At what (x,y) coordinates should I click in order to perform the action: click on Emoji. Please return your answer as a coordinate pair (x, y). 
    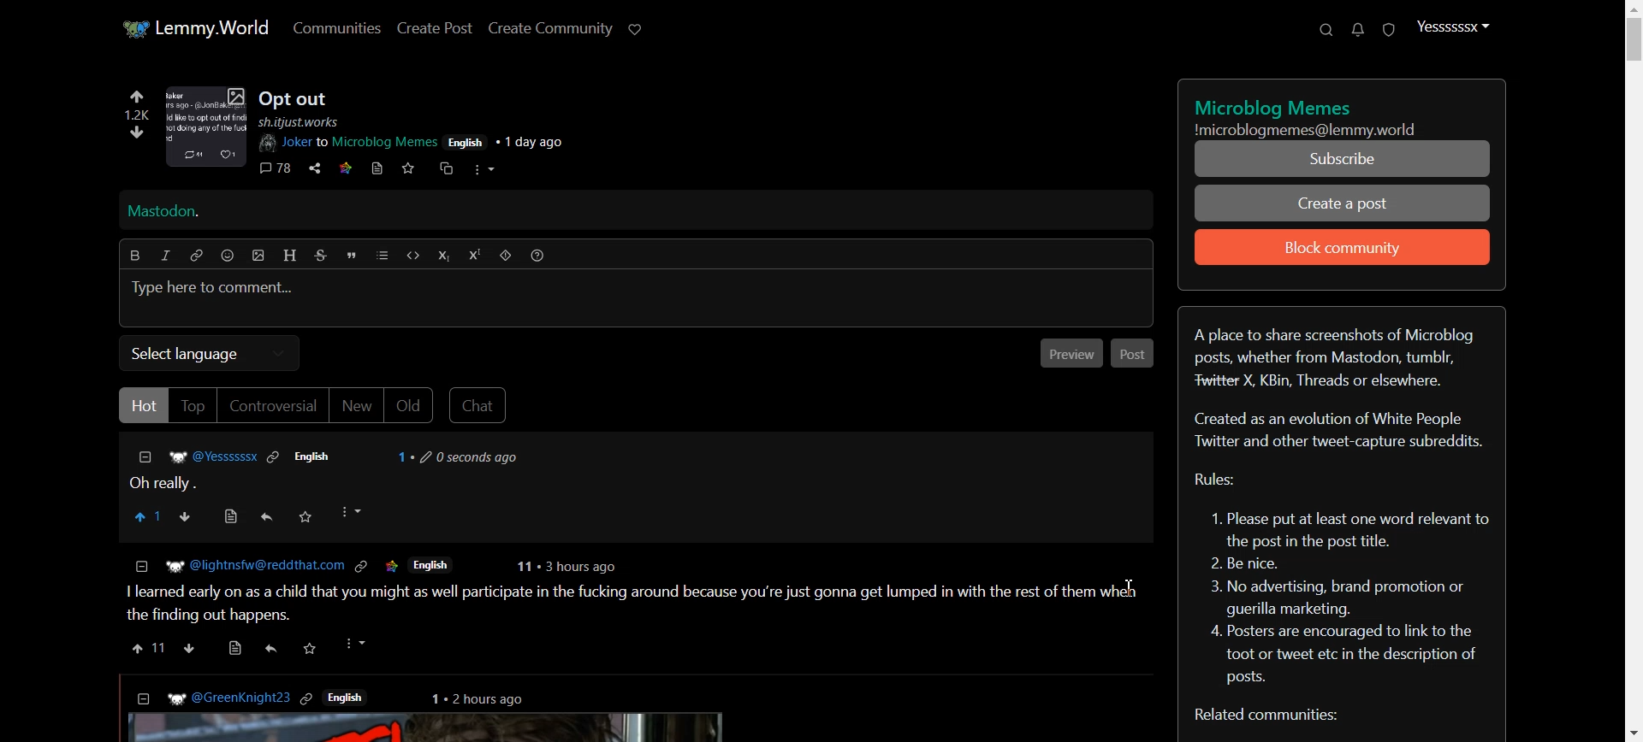
    Looking at the image, I should click on (229, 255).